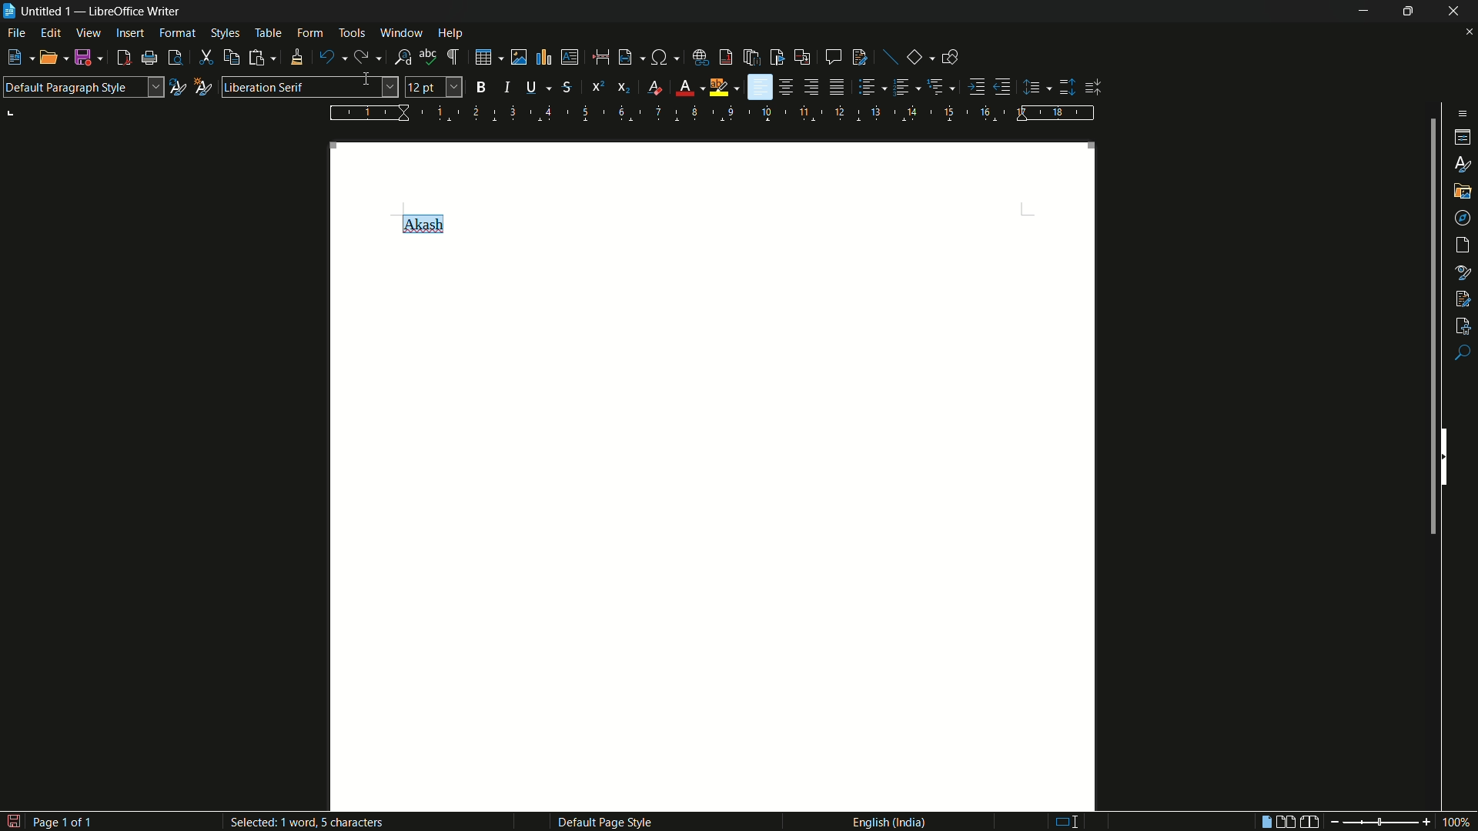  Describe the element at coordinates (82, 87) in the screenshot. I see `paragraph style` at that location.